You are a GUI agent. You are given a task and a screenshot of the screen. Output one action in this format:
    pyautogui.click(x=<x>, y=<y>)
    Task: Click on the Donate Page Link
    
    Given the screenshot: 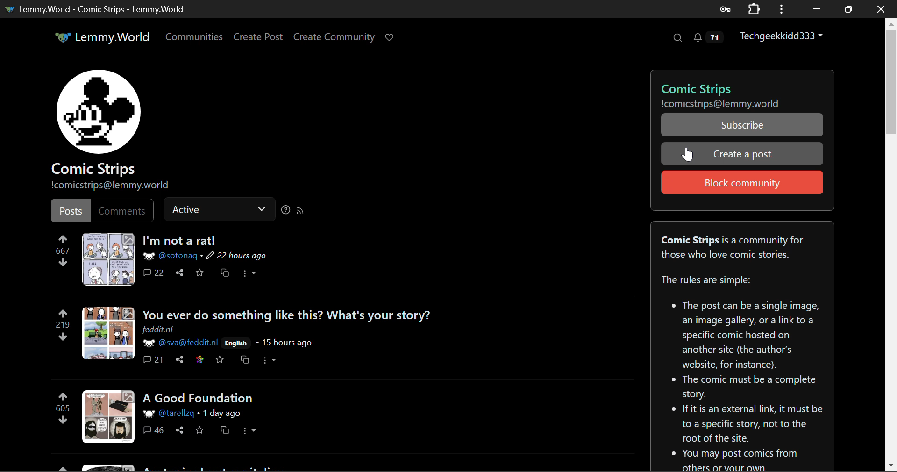 What is the action you would take?
    pyautogui.click(x=391, y=37)
    